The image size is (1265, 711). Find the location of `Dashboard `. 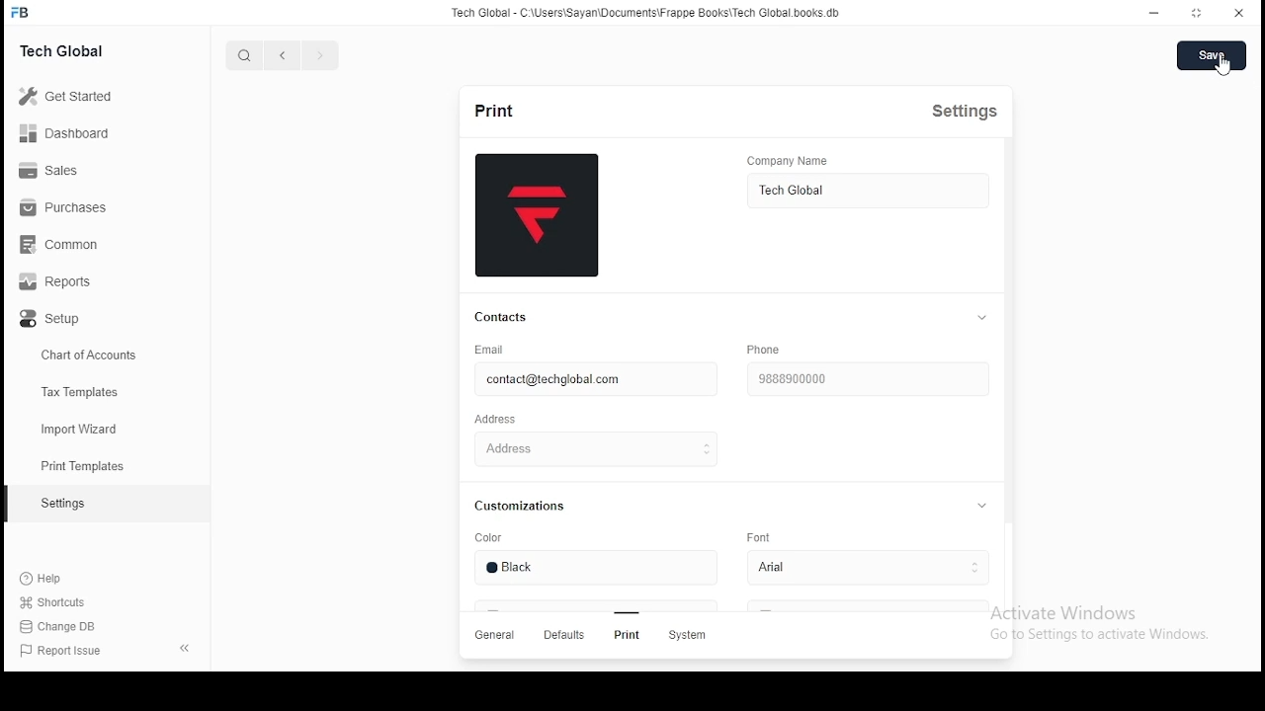

Dashboard  is located at coordinates (84, 133).